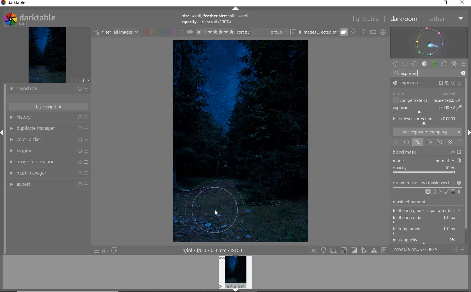 This screenshot has height=292, width=471. Describe the element at coordinates (429, 43) in the screenshot. I see `WAVEFORM` at that location.